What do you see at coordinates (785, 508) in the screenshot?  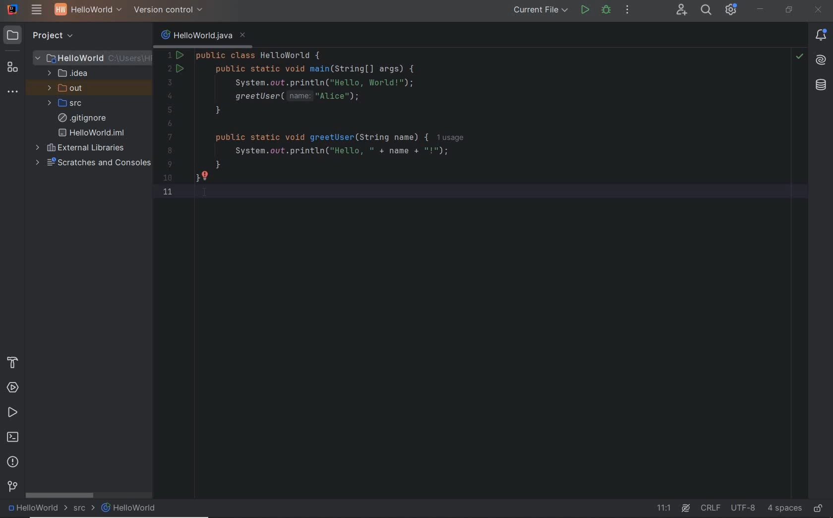 I see `4 spaces(indent)` at bounding box center [785, 508].